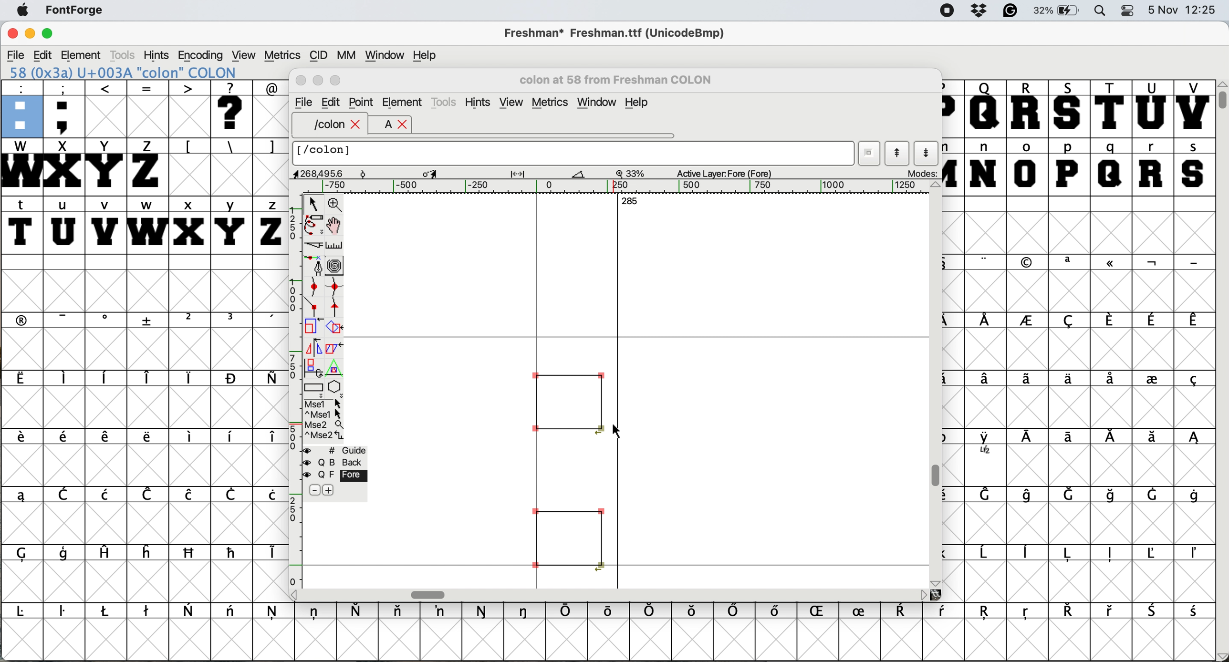 The width and height of the screenshot is (1229, 662). What do you see at coordinates (232, 613) in the screenshot?
I see `symbol` at bounding box center [232, 613].